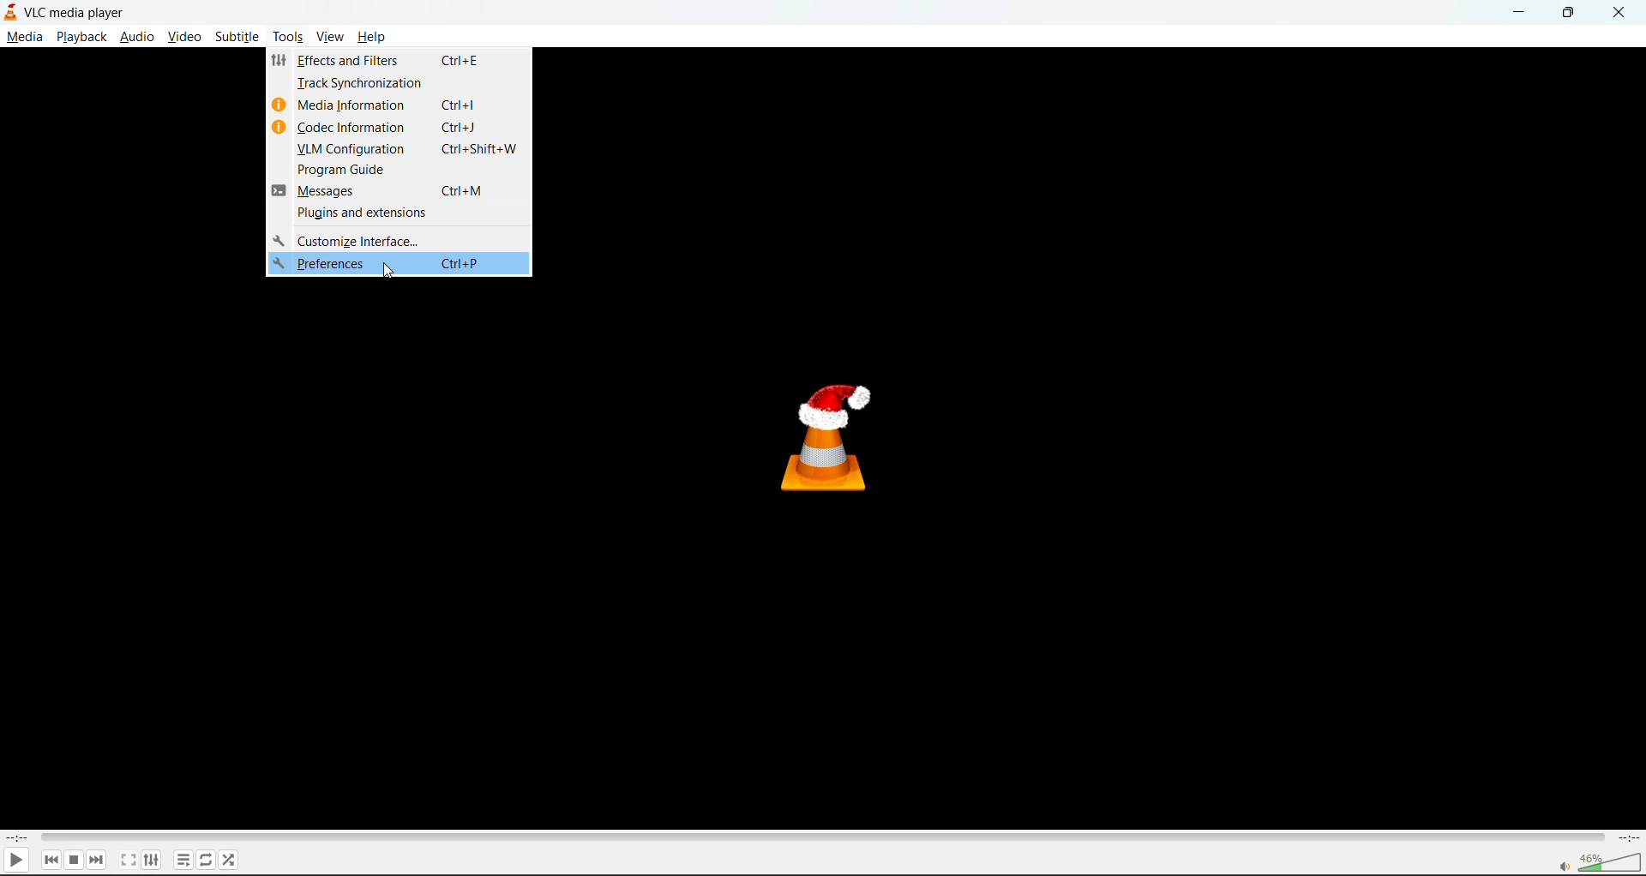 This screenshot has height=876, width=1646. I want to click on fullscreen, so click(126, 859).